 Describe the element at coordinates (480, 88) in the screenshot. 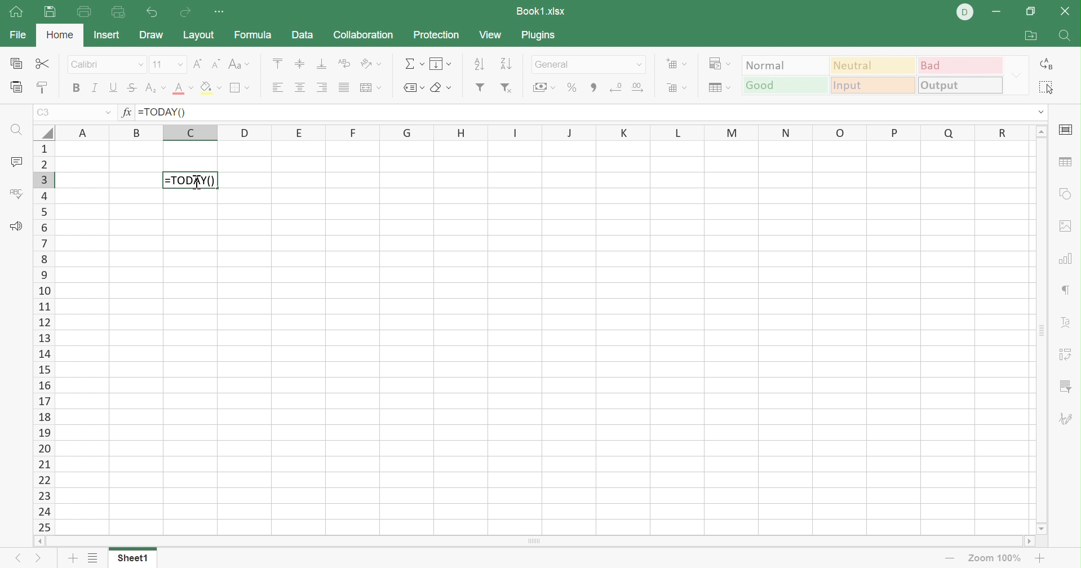

I see `Filter` at that location.